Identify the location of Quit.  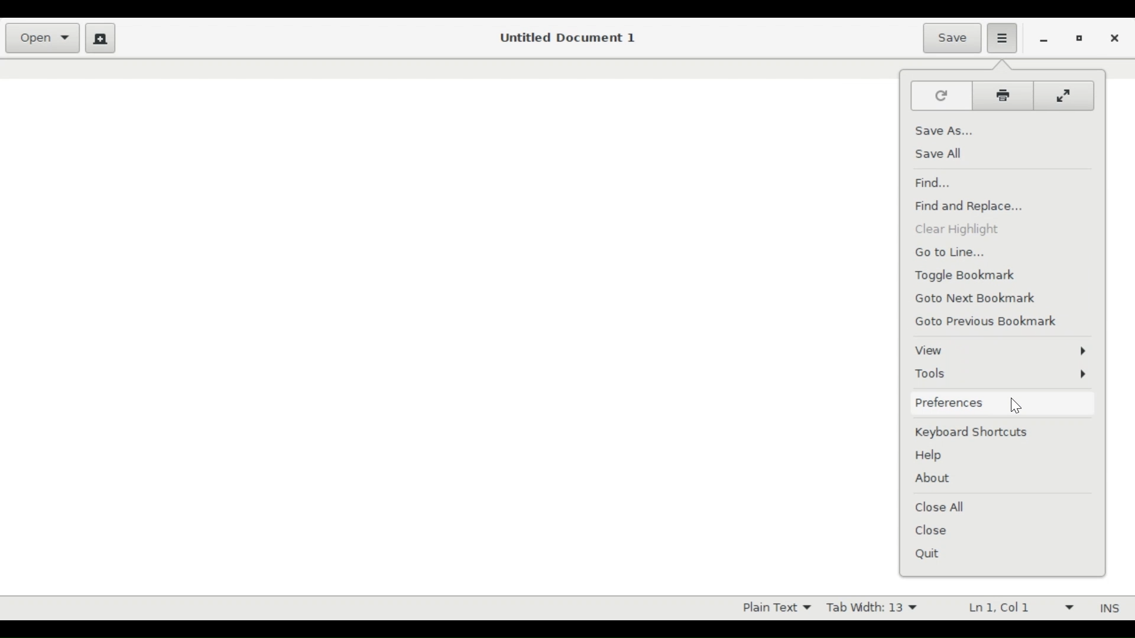
(930, 555).